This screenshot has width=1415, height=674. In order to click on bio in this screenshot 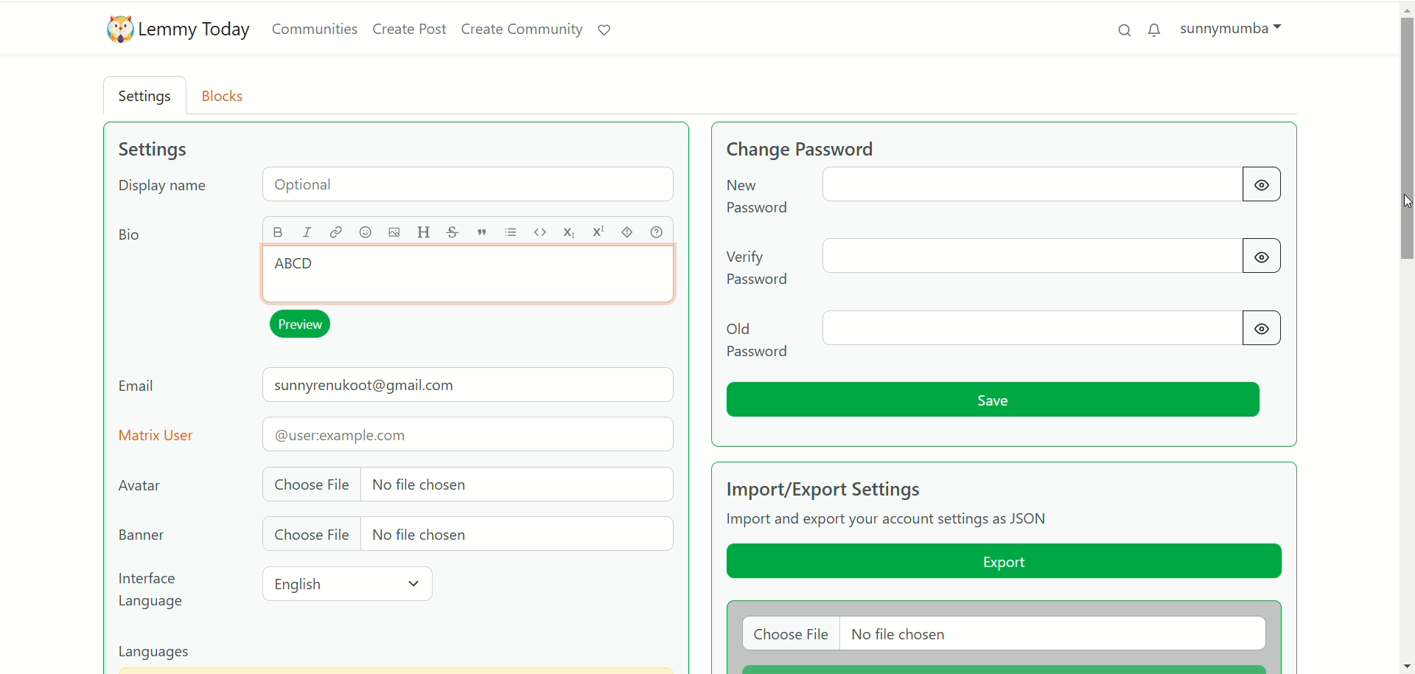, I will do `click(127, 237)`.